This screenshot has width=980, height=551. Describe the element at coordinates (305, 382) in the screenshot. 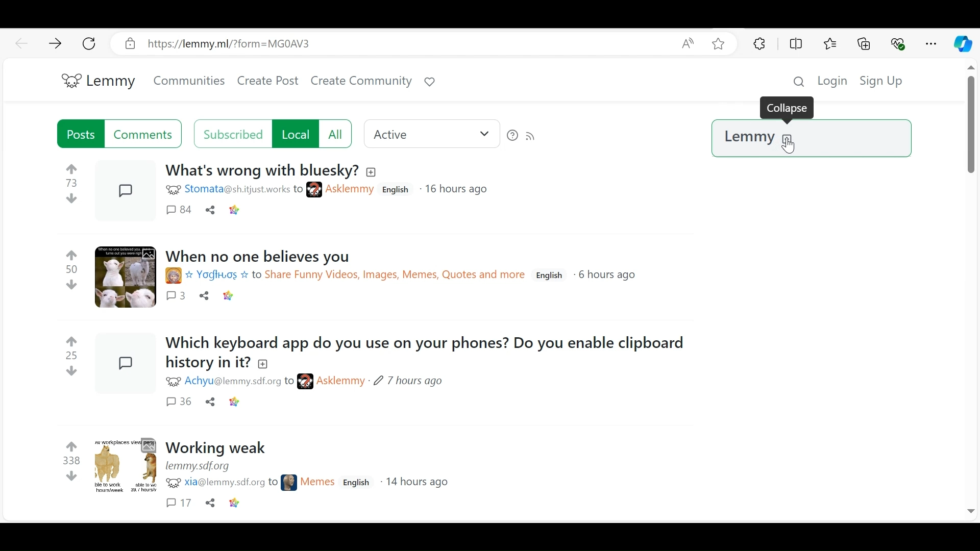

I see `icon` at that location.